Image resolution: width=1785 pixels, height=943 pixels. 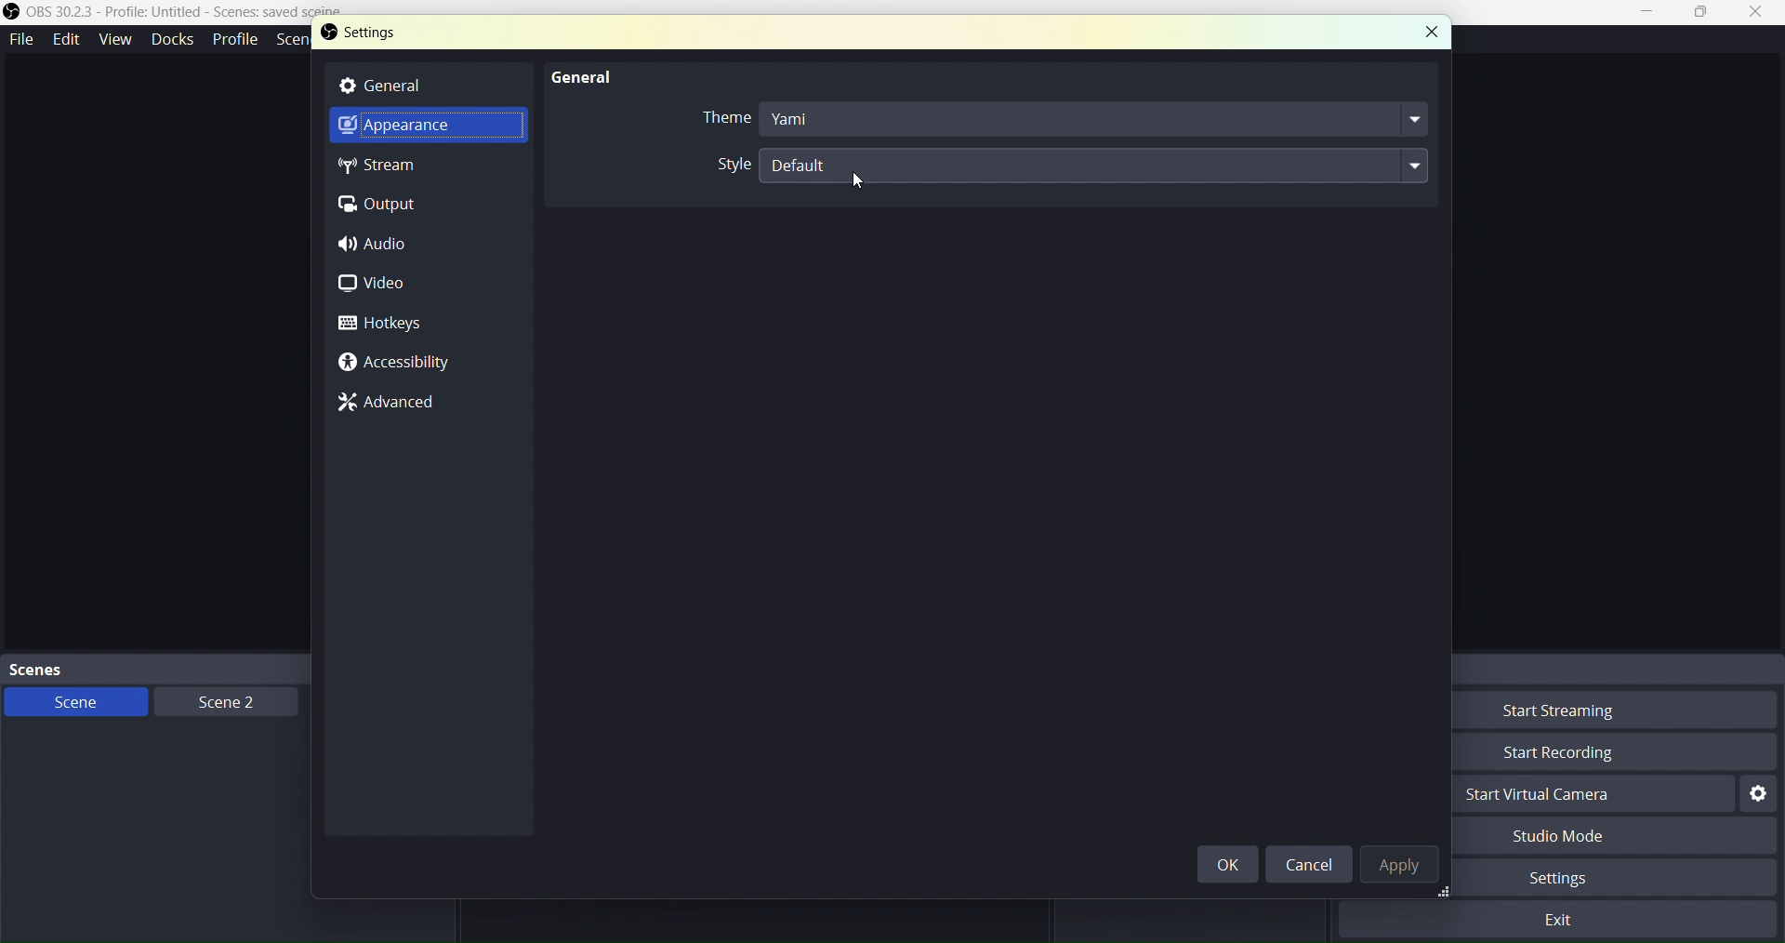 What do you see at coordinates (219, 701) in the screenshot?
I see `Scene2` at bounding box center [219, 701].